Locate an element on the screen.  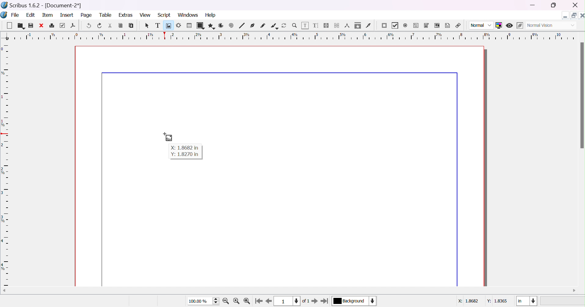
zoom out is located at coordinates (248, 301).